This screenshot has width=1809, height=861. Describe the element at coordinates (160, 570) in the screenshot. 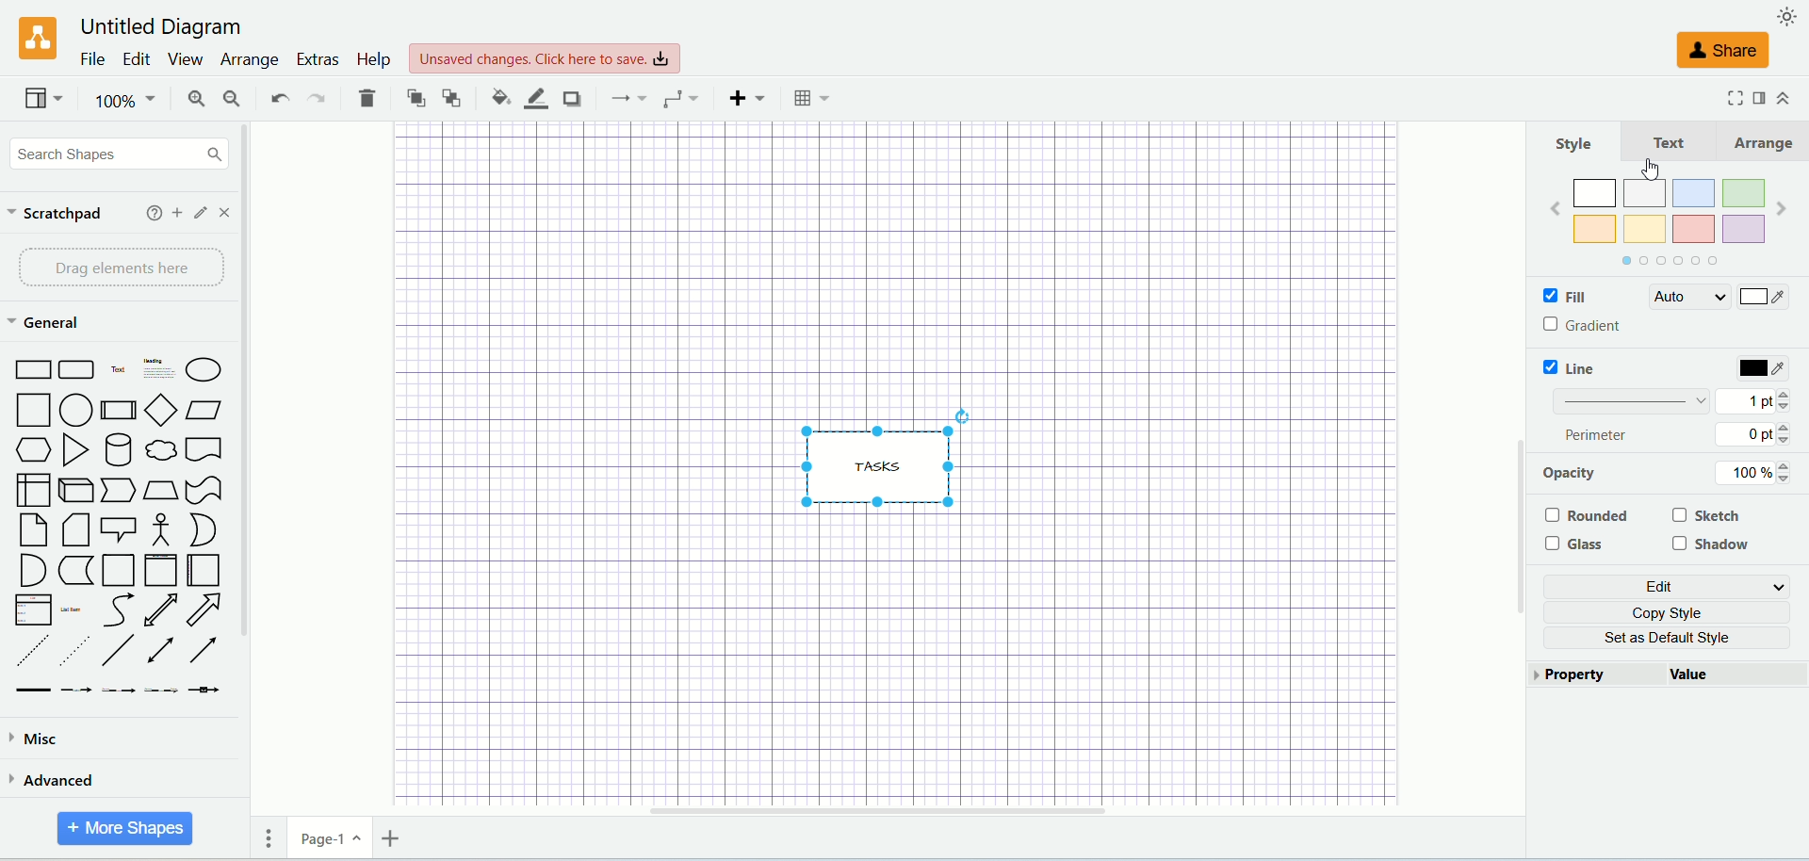

I see `Vertical Container` at that location.